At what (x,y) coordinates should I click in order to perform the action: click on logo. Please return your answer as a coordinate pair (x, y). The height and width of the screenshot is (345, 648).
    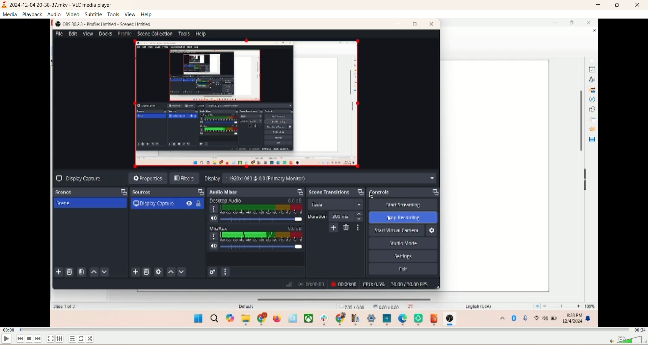
    Looking at the image, I should click on (4, 4).